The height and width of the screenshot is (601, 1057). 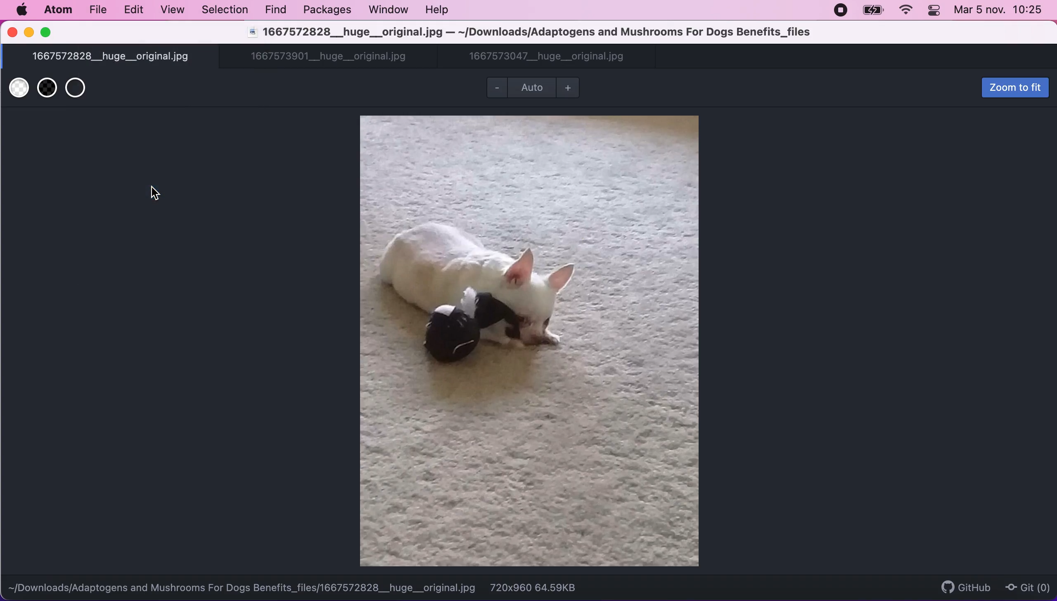 I want to click on ~/Downloads/Adaptogens and Mushrooms For Dogs Benefits_files/1667572828__huge__original.jpg, so click(x=242, y=588).